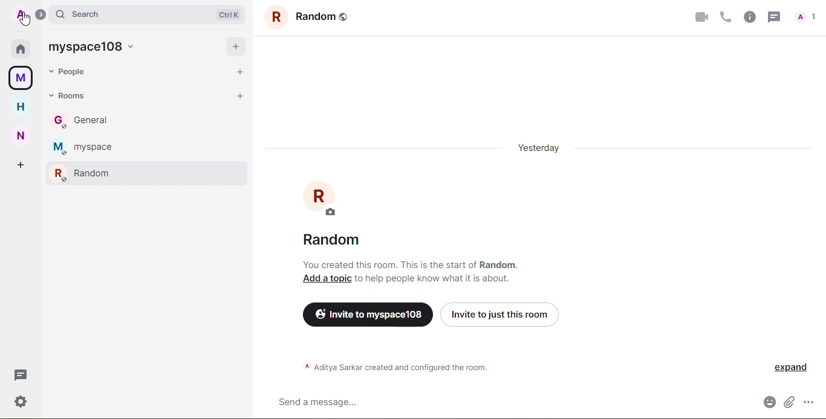  Describe the element at coordinates (21, 107) in the screenshot. I see `home` at that location.